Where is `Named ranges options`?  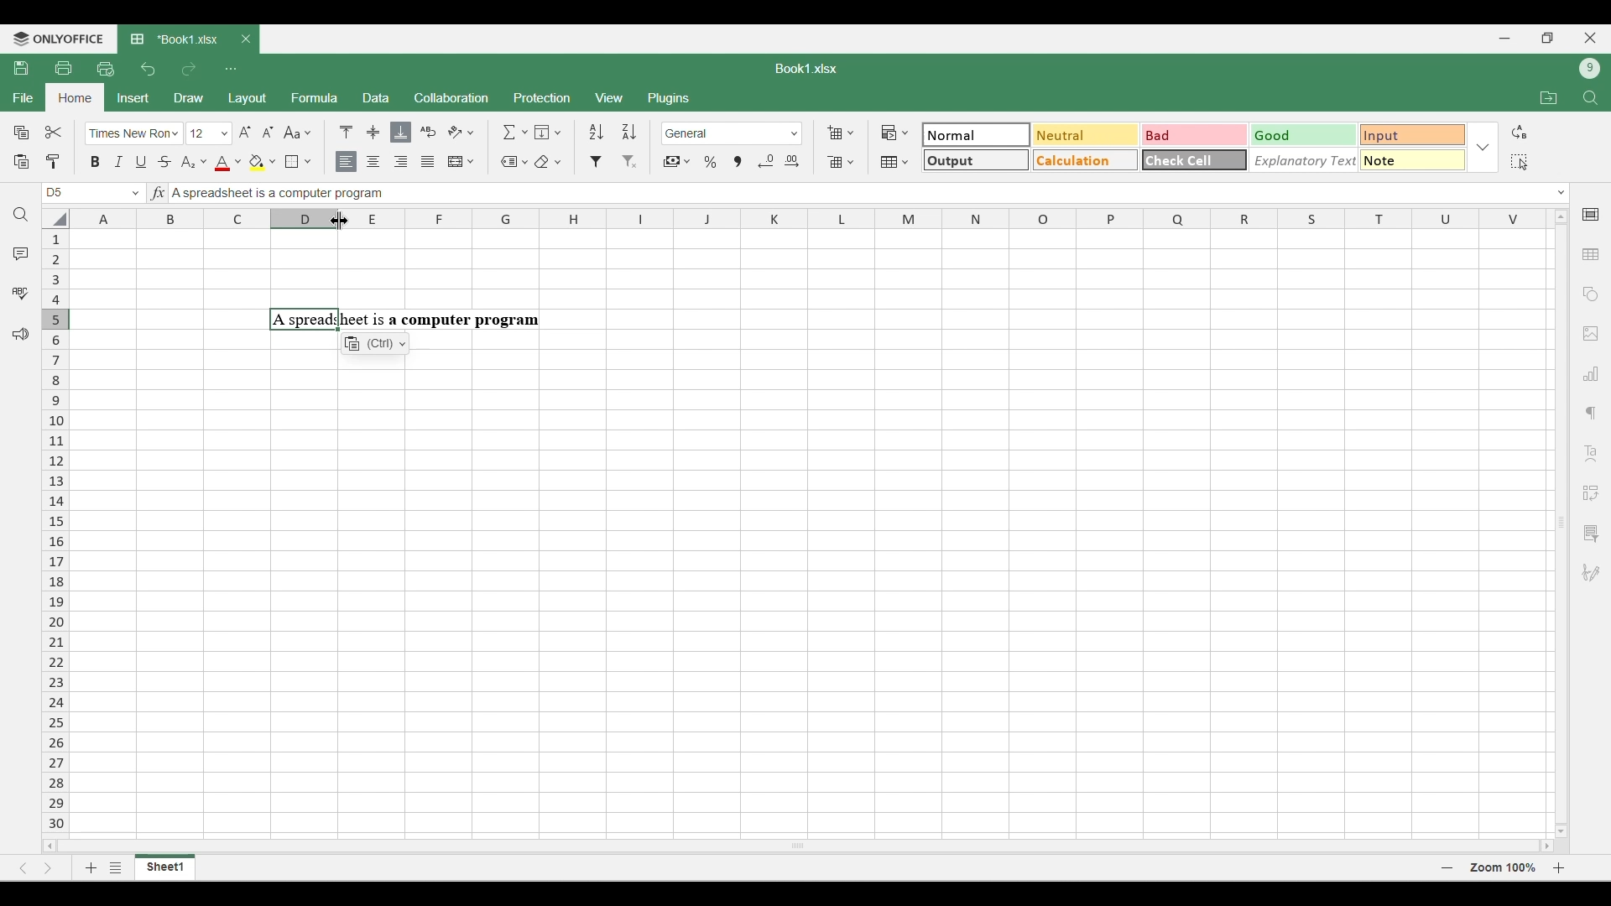
Named ranges options is located at coordinates (514, 163).